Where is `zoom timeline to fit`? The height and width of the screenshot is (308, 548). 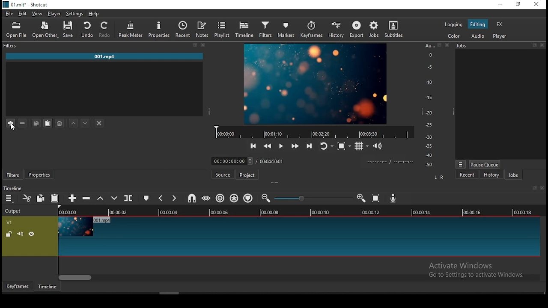 zoom timeline to fit is located at coordinates (377, 198).